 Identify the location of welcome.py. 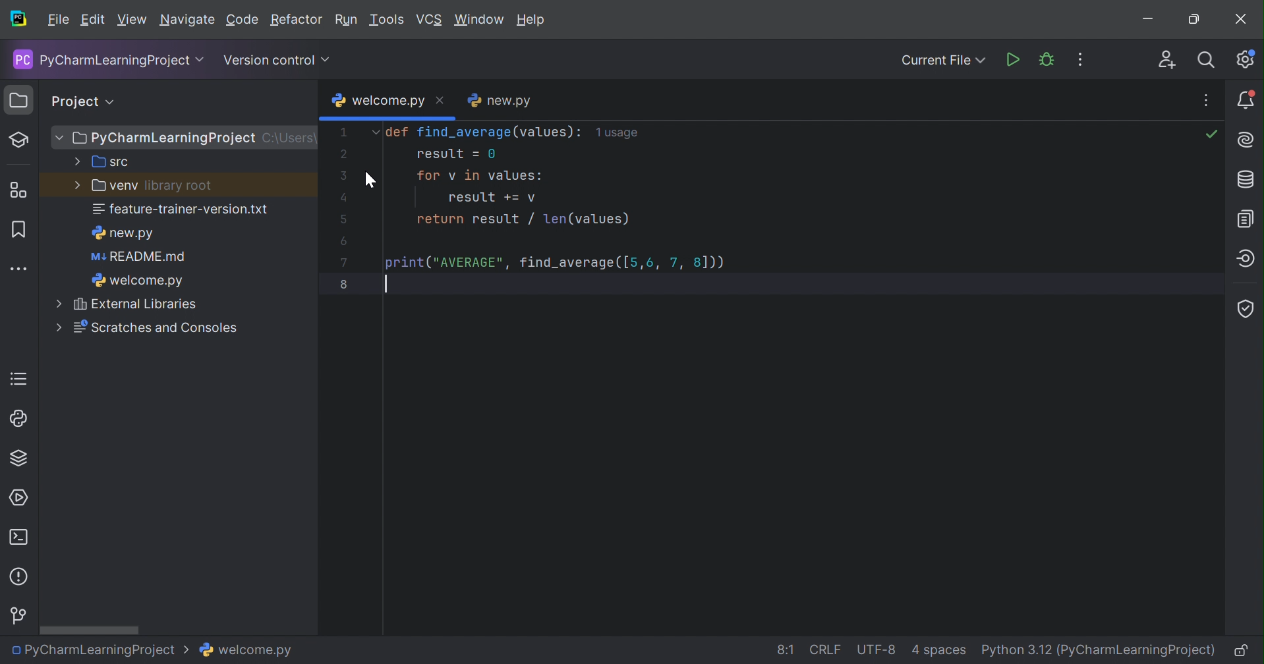
(248, 652).